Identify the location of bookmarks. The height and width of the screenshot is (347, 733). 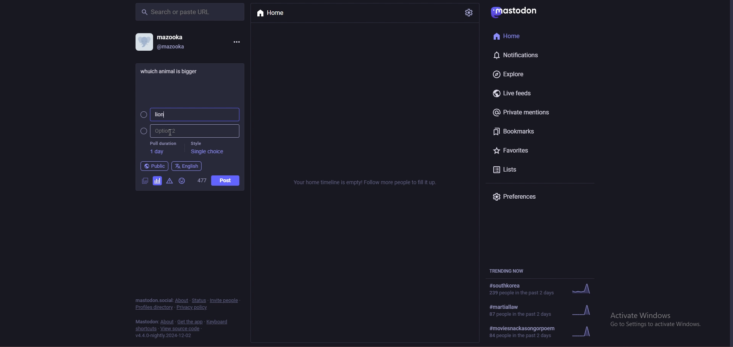
(526, 131).